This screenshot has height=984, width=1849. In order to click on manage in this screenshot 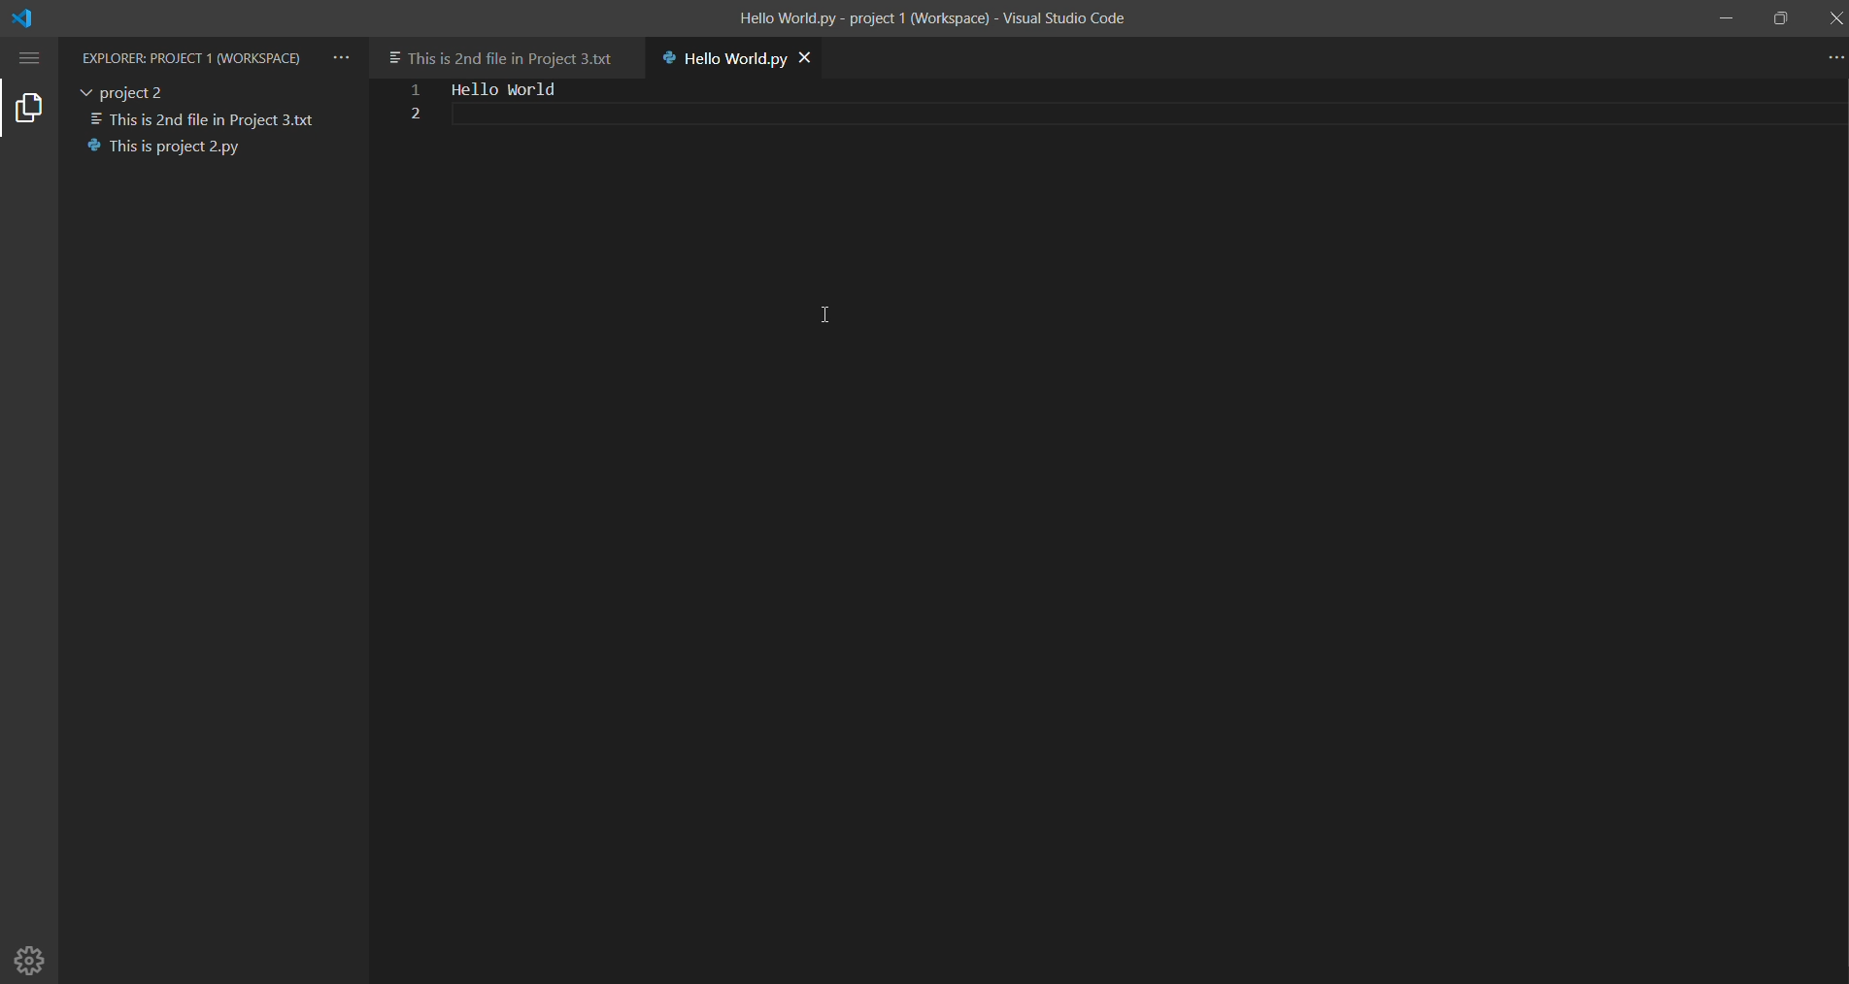, I will do `click(32, 959)`.